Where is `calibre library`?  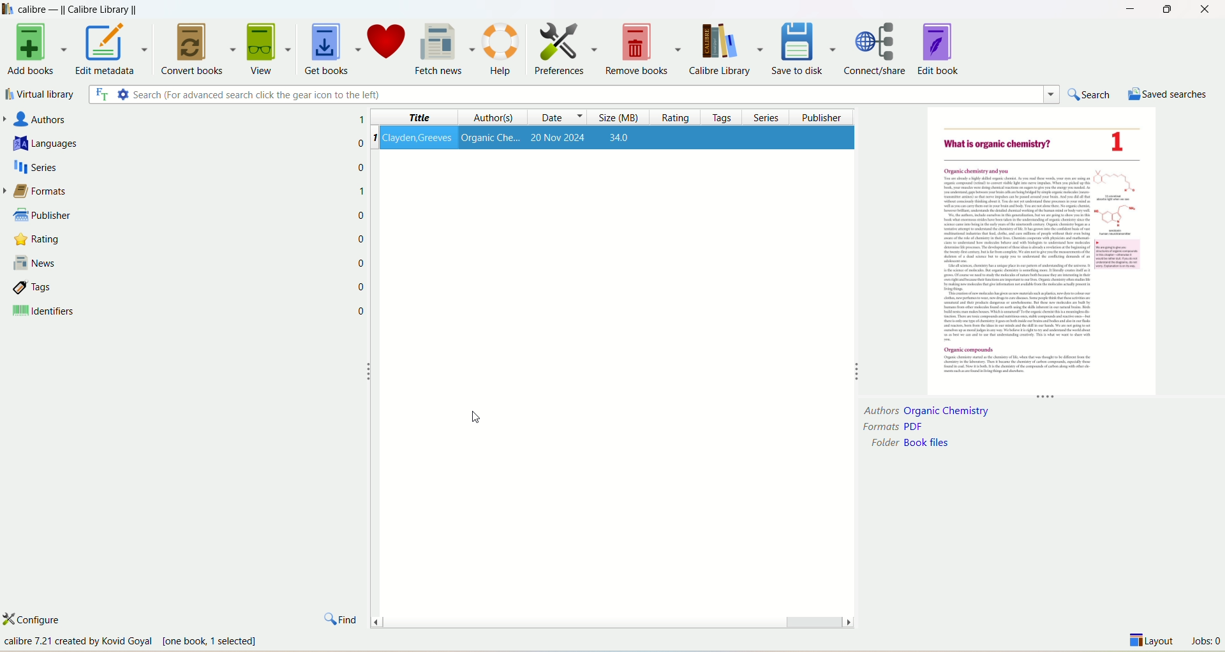 calibre library is located at coordinates (729, 50).